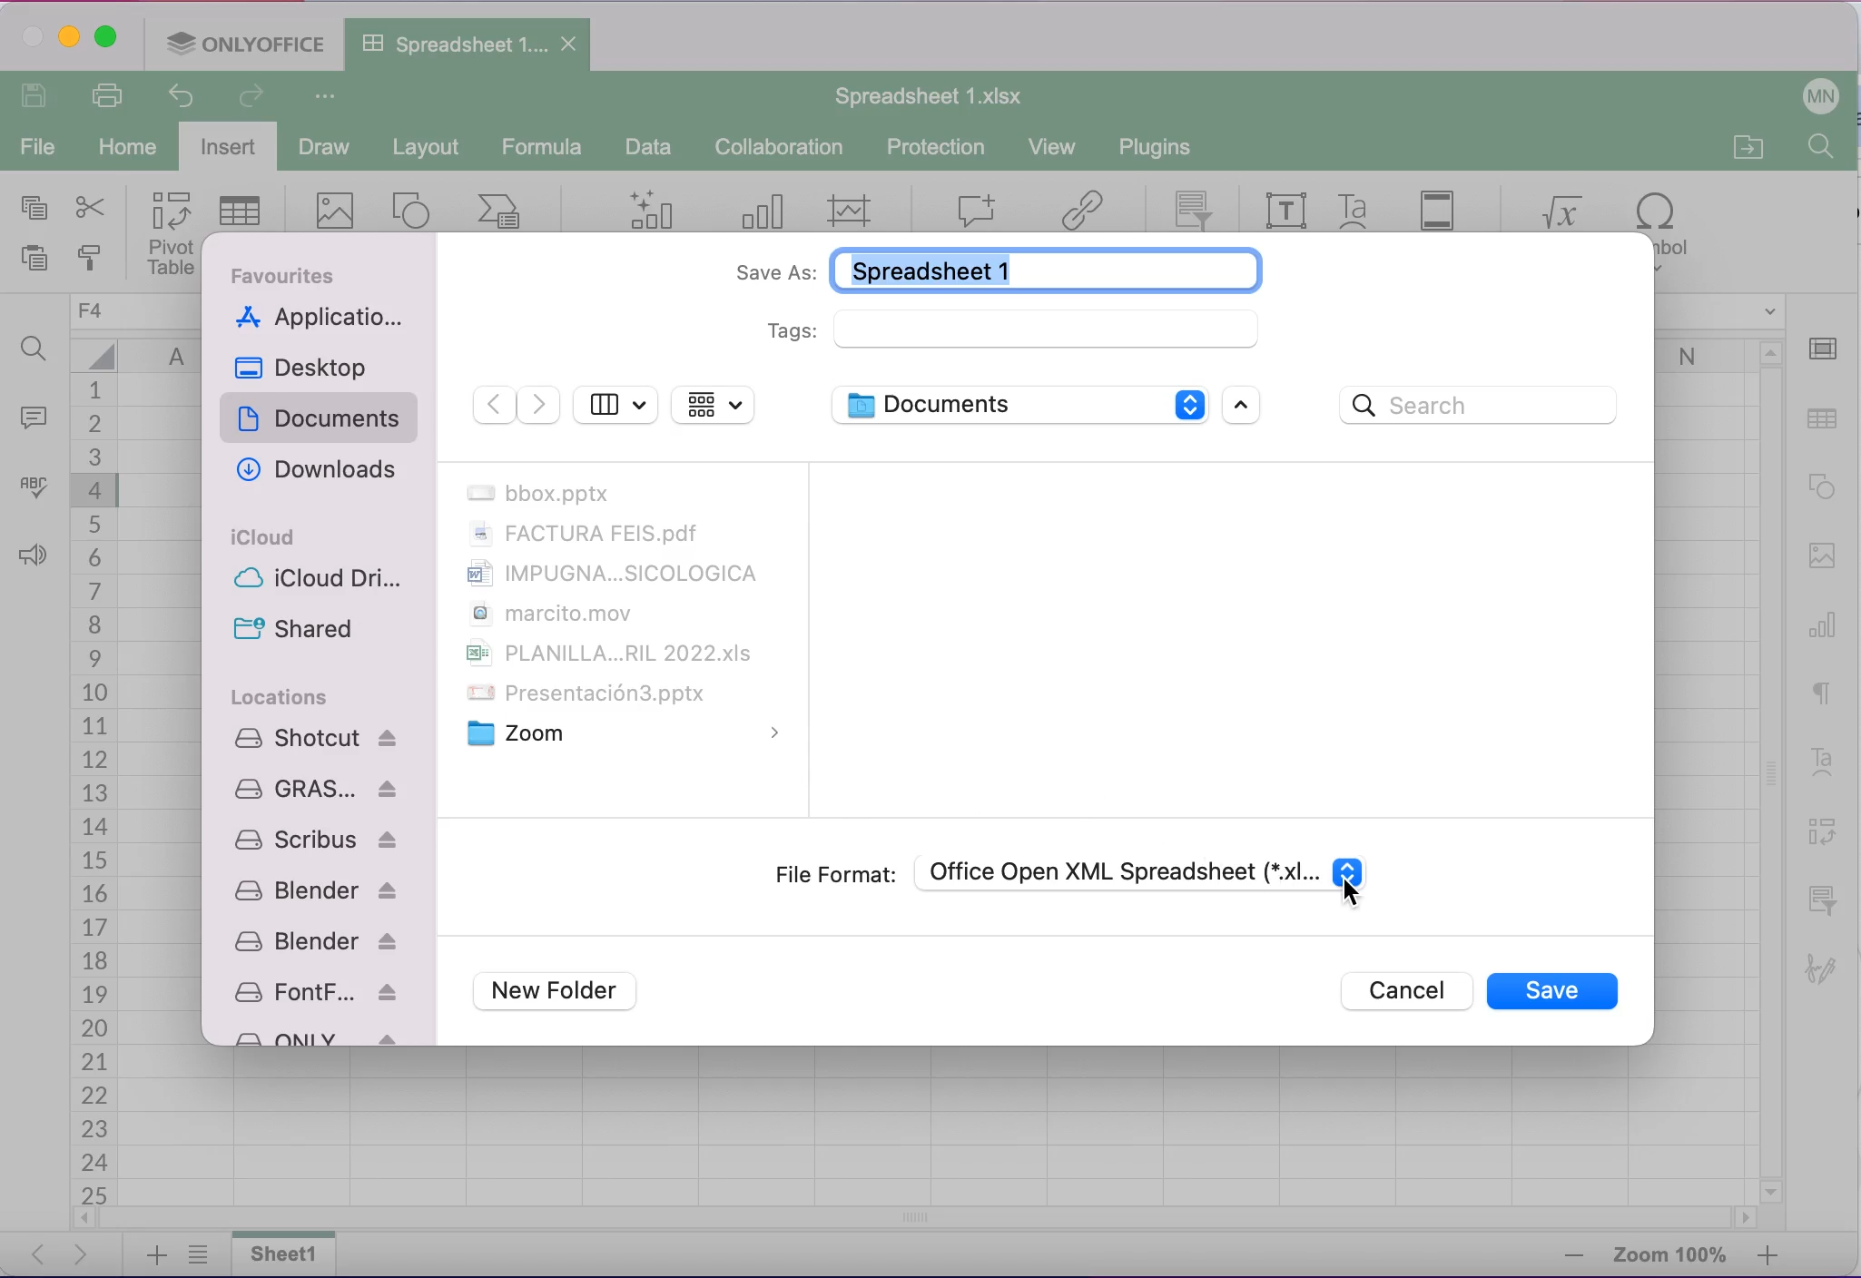 This screenshot has height=1278, width=1861. What do you see at coordinates (1146, 873) in the screenshot?
I see `office open xml spreadsheet dropdown` at bounding box center [1146, 873].